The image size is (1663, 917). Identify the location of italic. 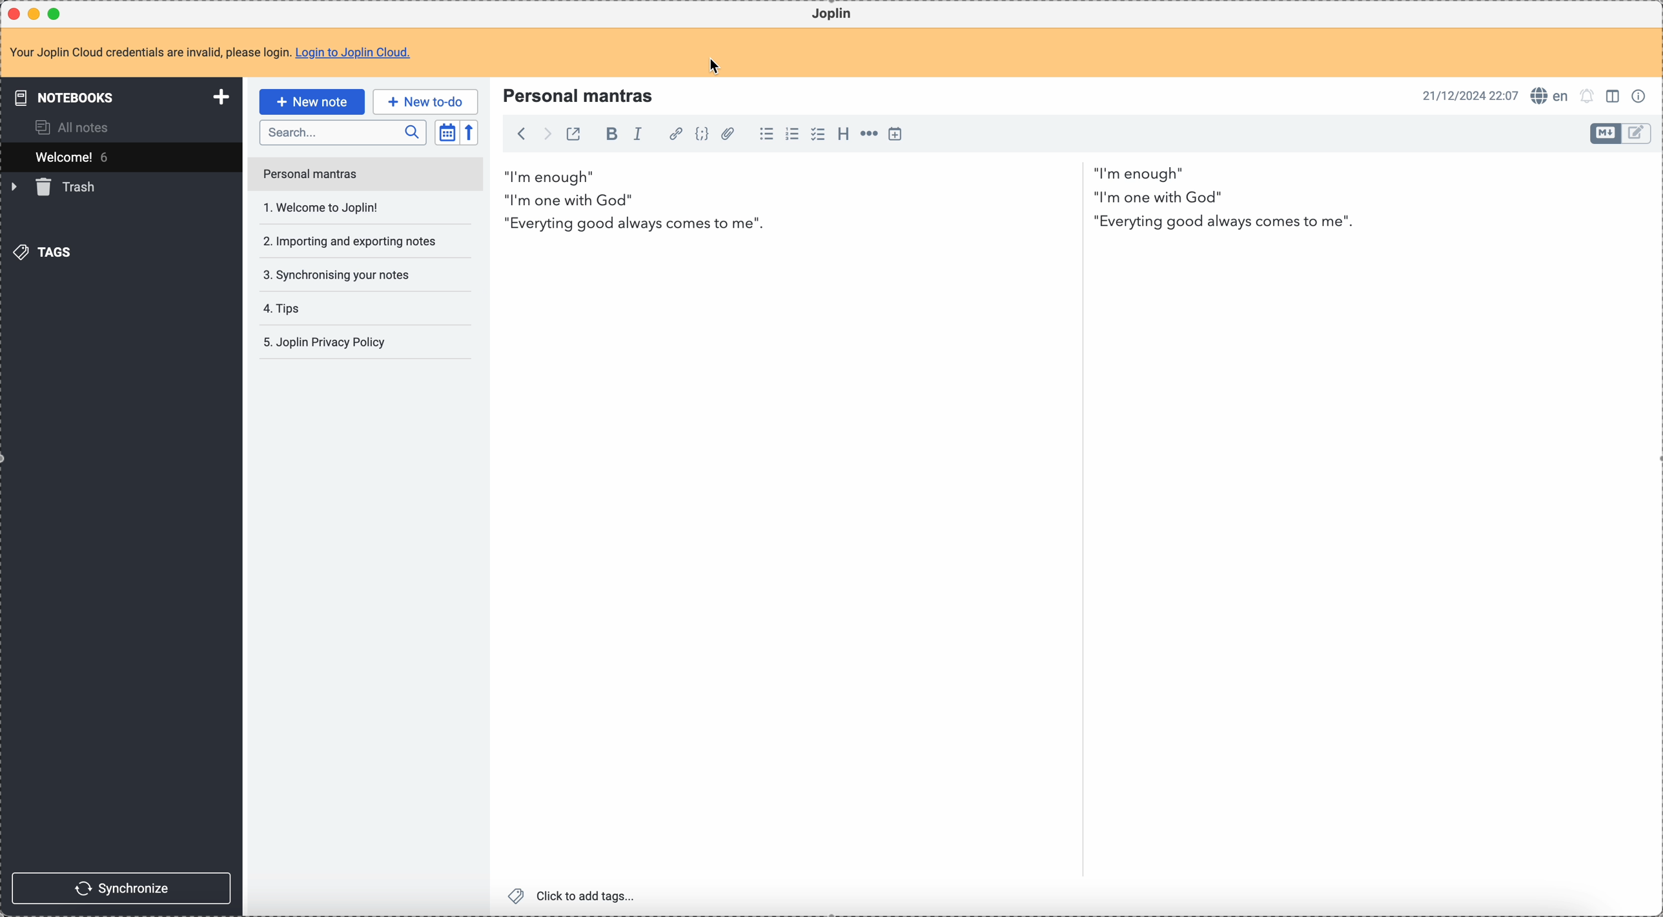
(639, 134).